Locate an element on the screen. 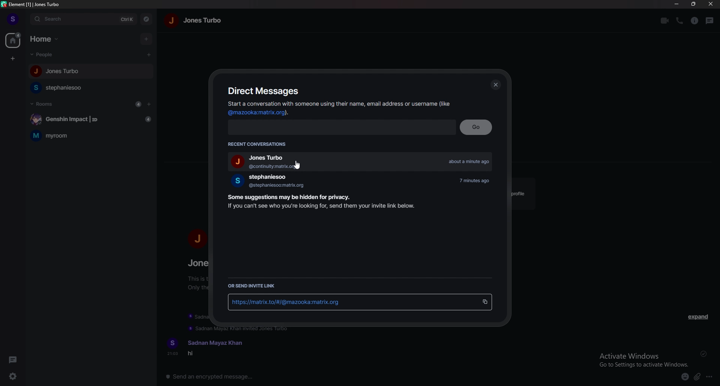 The image size is (720, 386). hi is located at coordinates (196, 355).